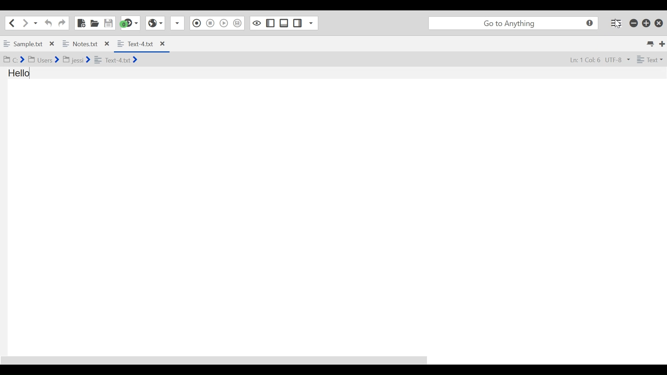  What do you see at coordinates (237, 24) in the screenshot?
I see `Save to Toolbox as Superscript` at bounding box center [237, 24].